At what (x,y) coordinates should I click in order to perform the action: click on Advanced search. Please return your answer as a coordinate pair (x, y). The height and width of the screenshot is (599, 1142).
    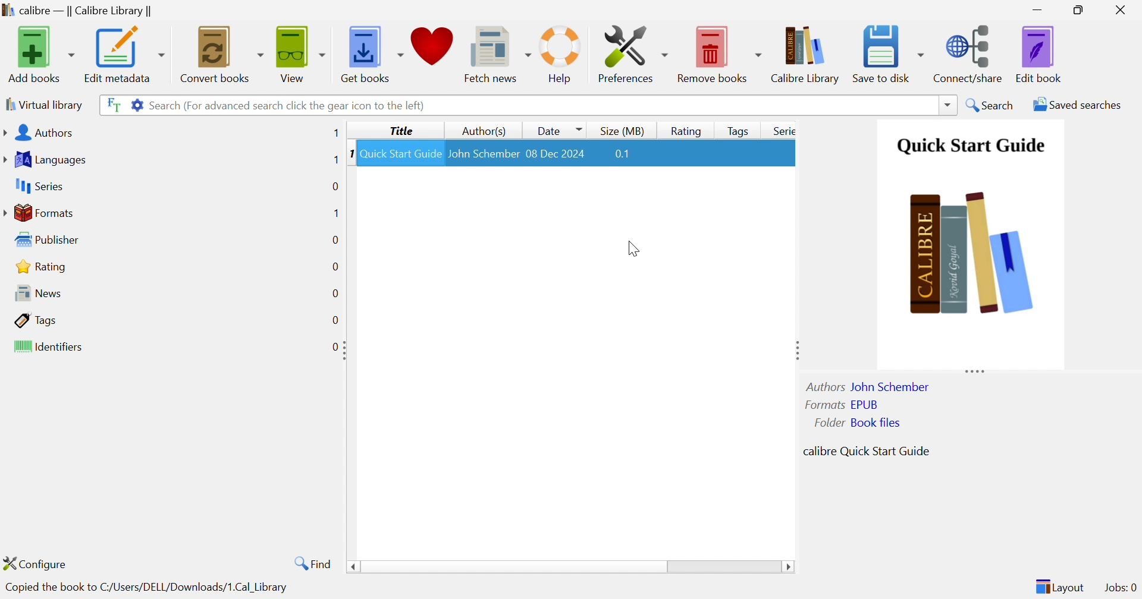
    Looking at the image, I should click on (134, 105).